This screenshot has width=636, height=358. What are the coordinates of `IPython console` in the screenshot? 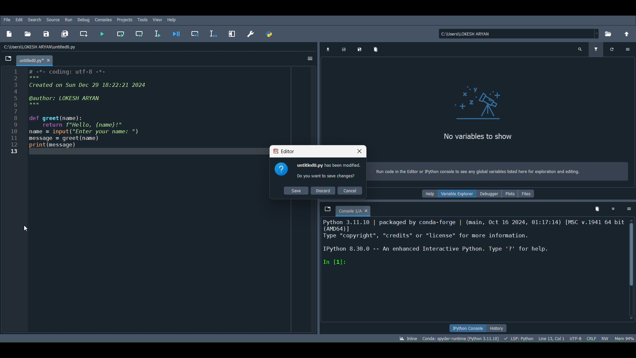 It's located at (468, 327).